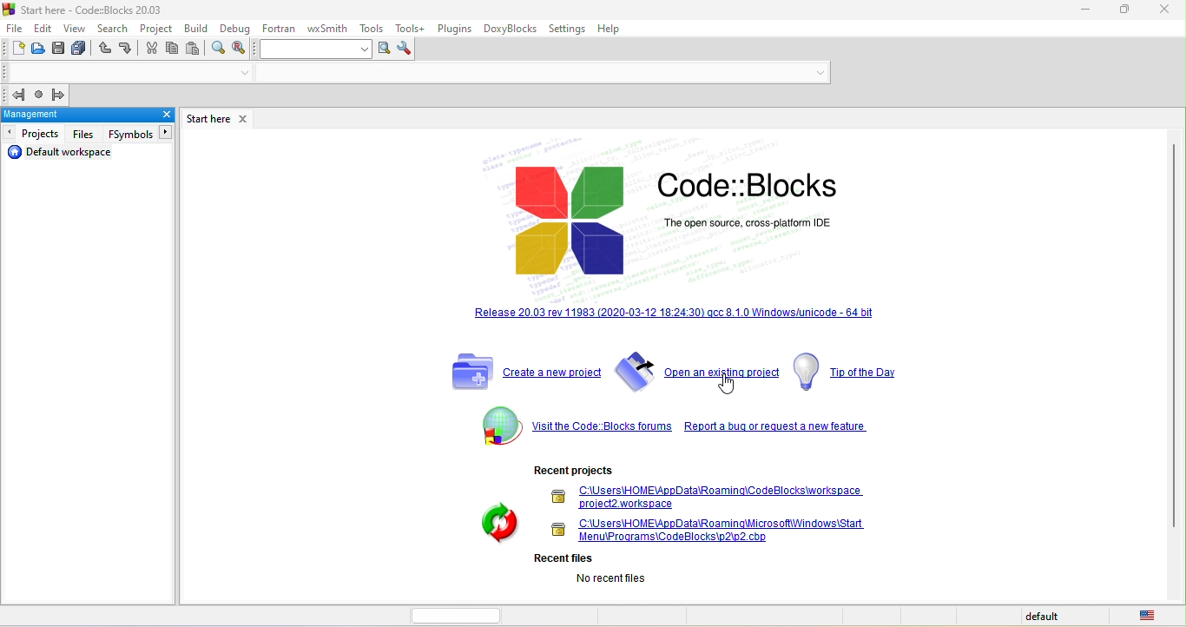  Describe the element at coordinates (42, 95) in the screenshot. I see `last jump` at that location.